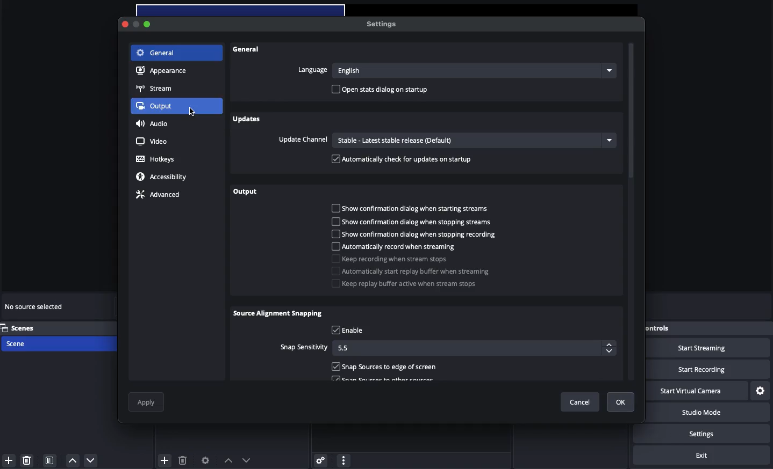  What do you see at coordinates (71, 460) in the screenshot?
I see `Up` at bounding box center [71, 460].